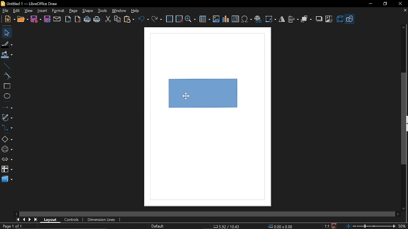 The height and width of the screenshot is (229, 408). Describe the element at coordinates (88, 11) in the screenshot. I see `shape` at that location.